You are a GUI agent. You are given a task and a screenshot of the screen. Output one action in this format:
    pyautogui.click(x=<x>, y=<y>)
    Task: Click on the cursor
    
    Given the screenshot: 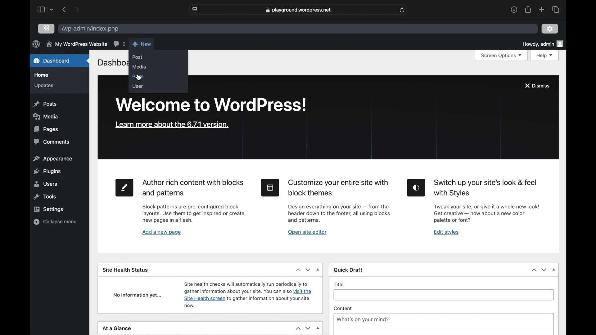 What is the action you would take?
    pyautogui.click(x=139, y=78)
    